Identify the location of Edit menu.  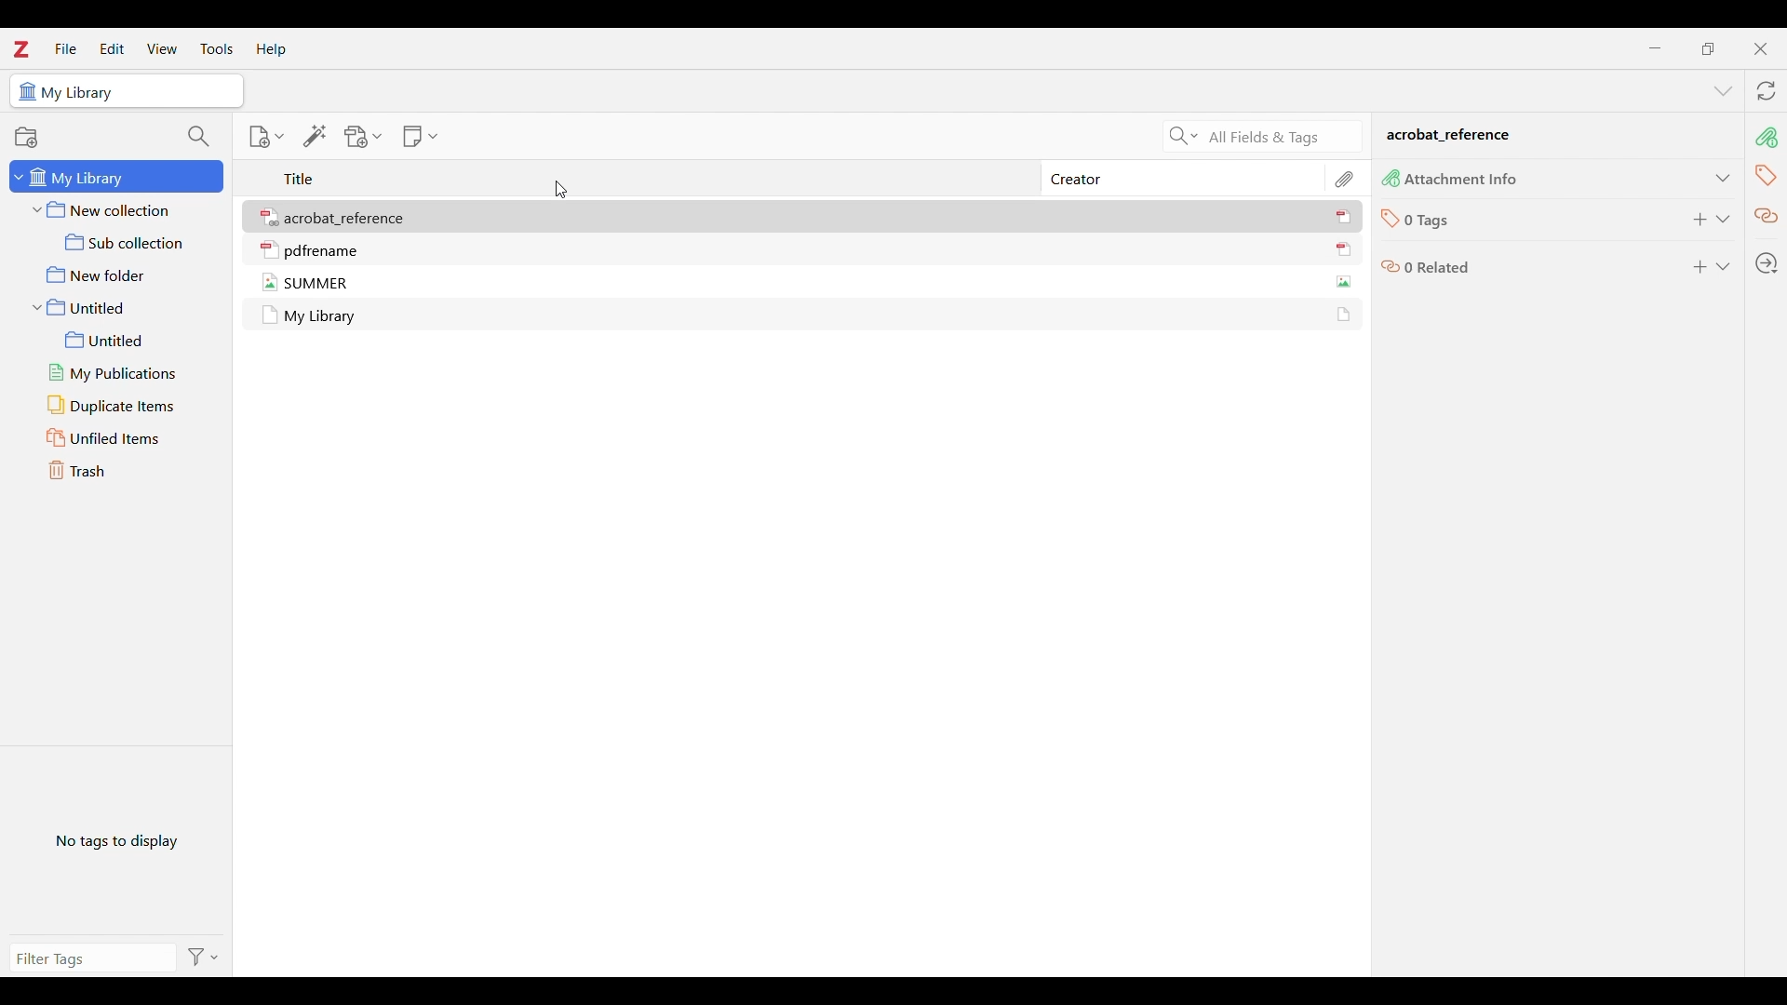
(112, 48).